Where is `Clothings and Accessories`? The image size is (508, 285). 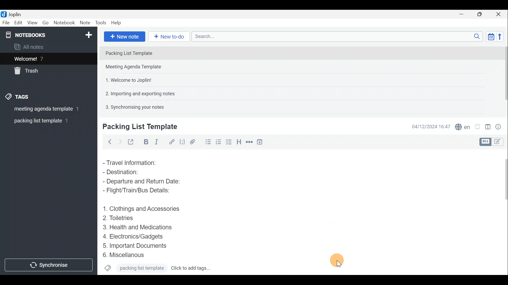 Clothings and Accessories is located at coordinates (142, 208).